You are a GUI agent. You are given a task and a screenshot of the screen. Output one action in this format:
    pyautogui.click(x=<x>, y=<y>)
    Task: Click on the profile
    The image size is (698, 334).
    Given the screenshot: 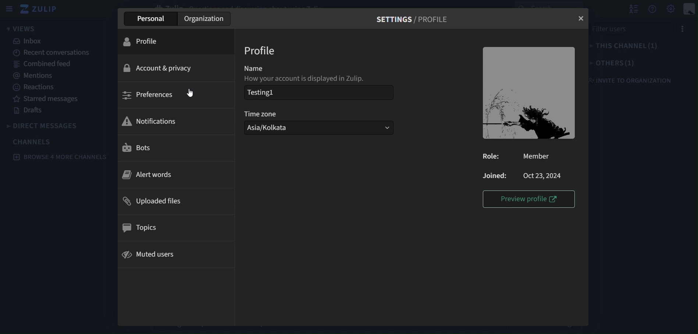 What is the action you would take?
    pyautogui.click(x=261, y=51)
    